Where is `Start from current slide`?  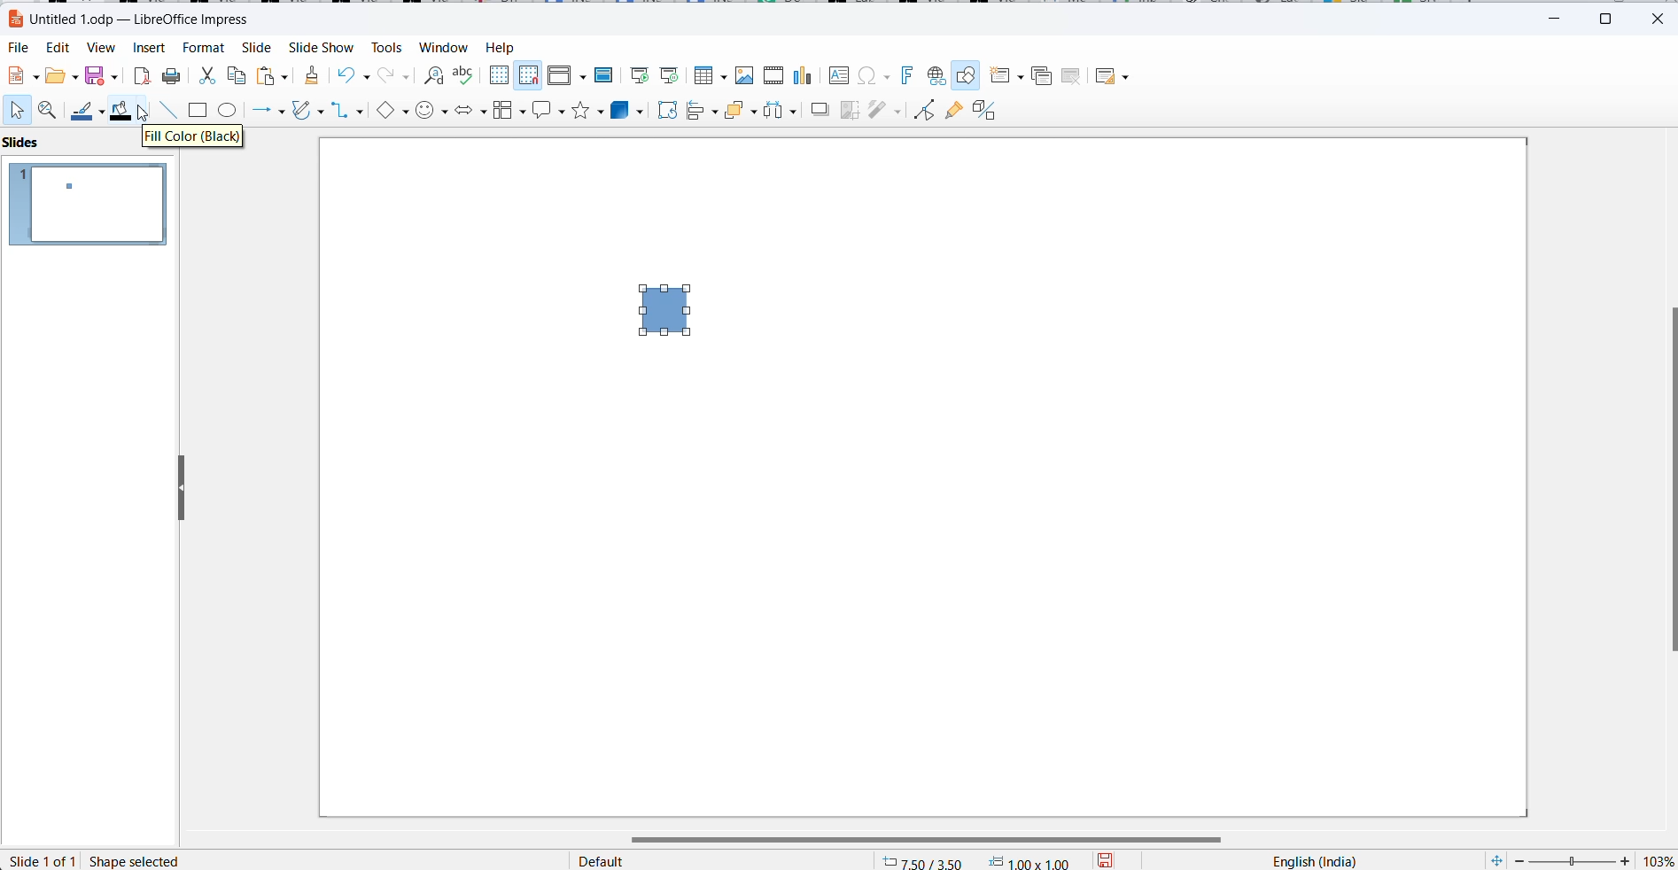
Start from current slide is located at coordinates (670, 75).